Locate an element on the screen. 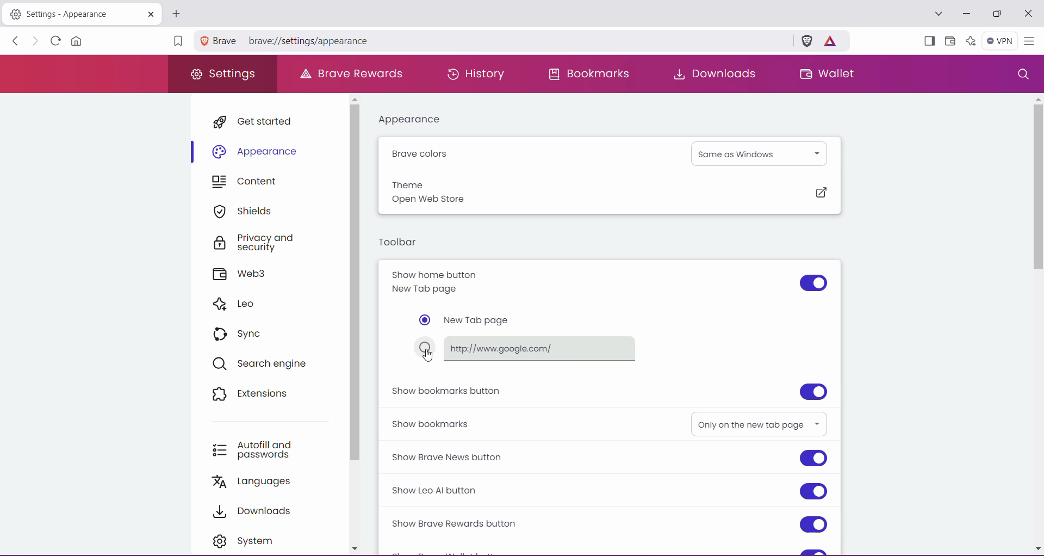 The width and height of the screenshot is (1044, 556). Sync is located at coordinates (243, 333).